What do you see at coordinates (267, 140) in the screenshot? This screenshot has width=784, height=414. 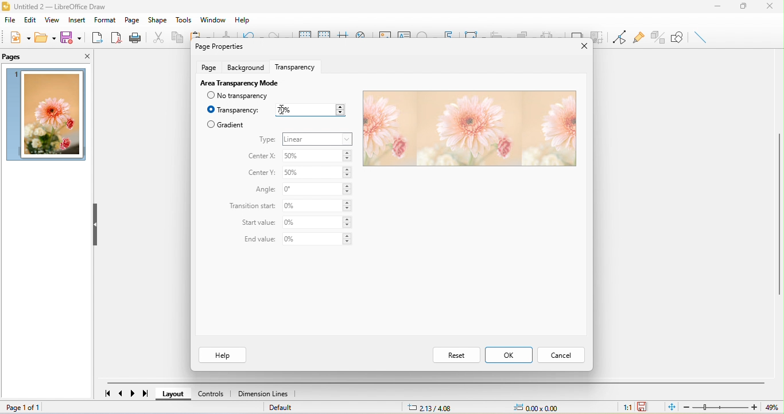 I see `type` at bounding box center [267, 140].